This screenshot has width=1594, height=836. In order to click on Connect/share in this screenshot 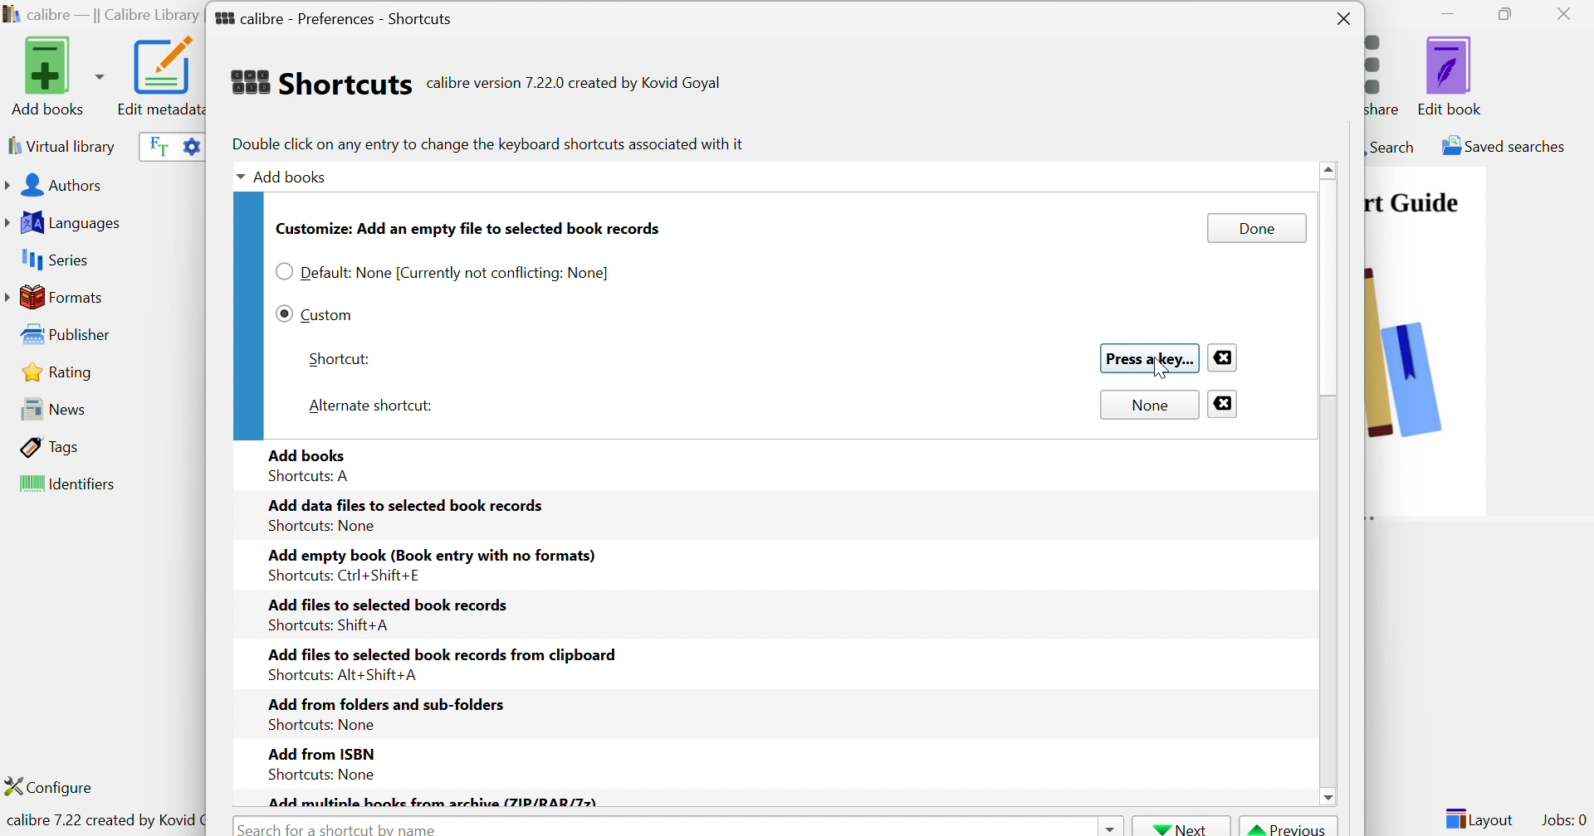, I will do `click(1387, 71)`.